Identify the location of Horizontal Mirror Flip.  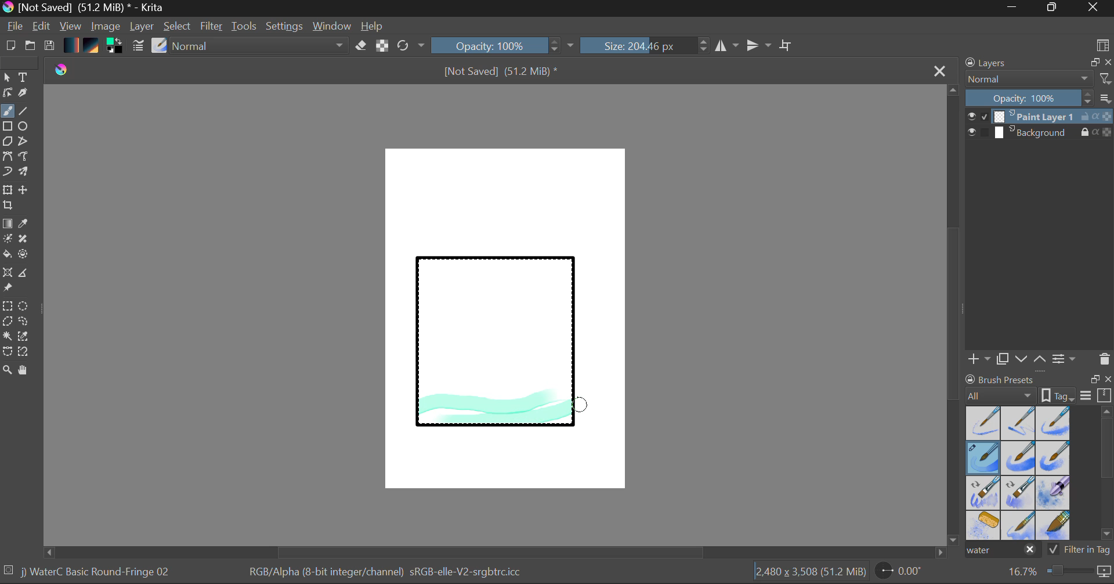
(761, 46).